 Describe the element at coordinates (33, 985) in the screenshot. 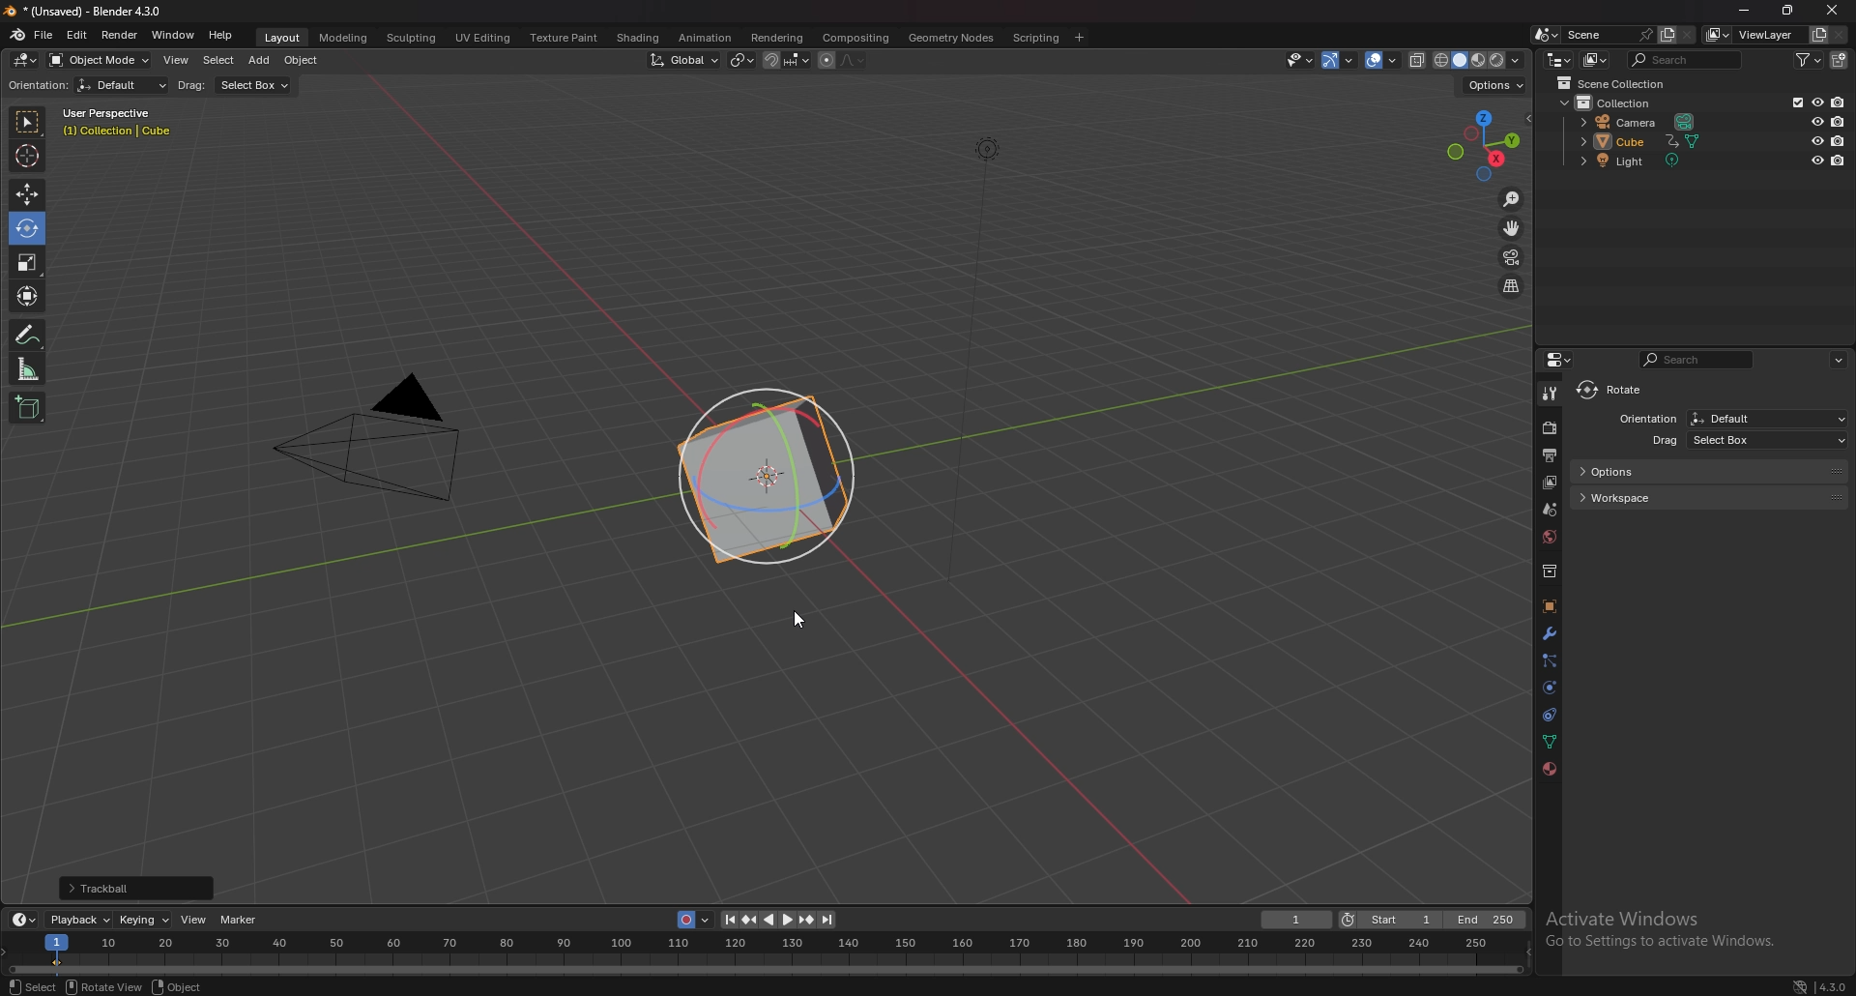

I see `Select` at that location.